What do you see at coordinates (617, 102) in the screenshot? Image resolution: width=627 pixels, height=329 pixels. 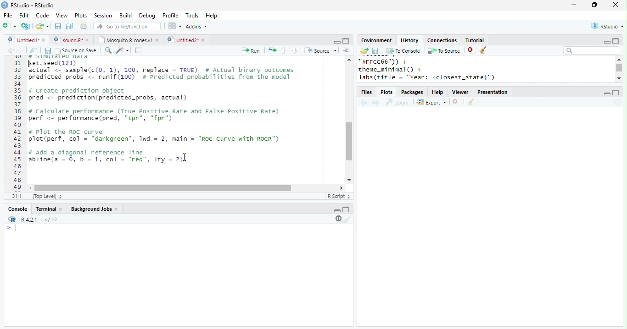 I see `refresh` at bounding box center [617, 102].